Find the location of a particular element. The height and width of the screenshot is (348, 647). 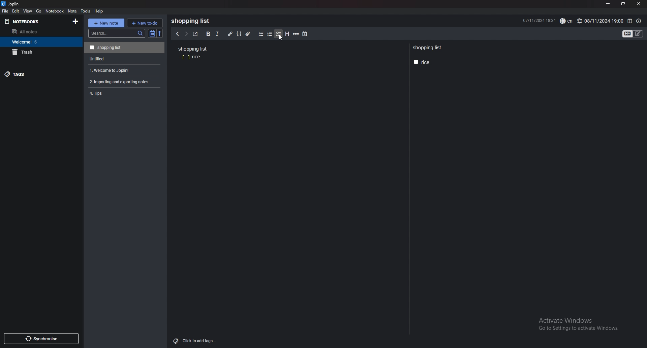

new note is located at coordinates (106, 23).